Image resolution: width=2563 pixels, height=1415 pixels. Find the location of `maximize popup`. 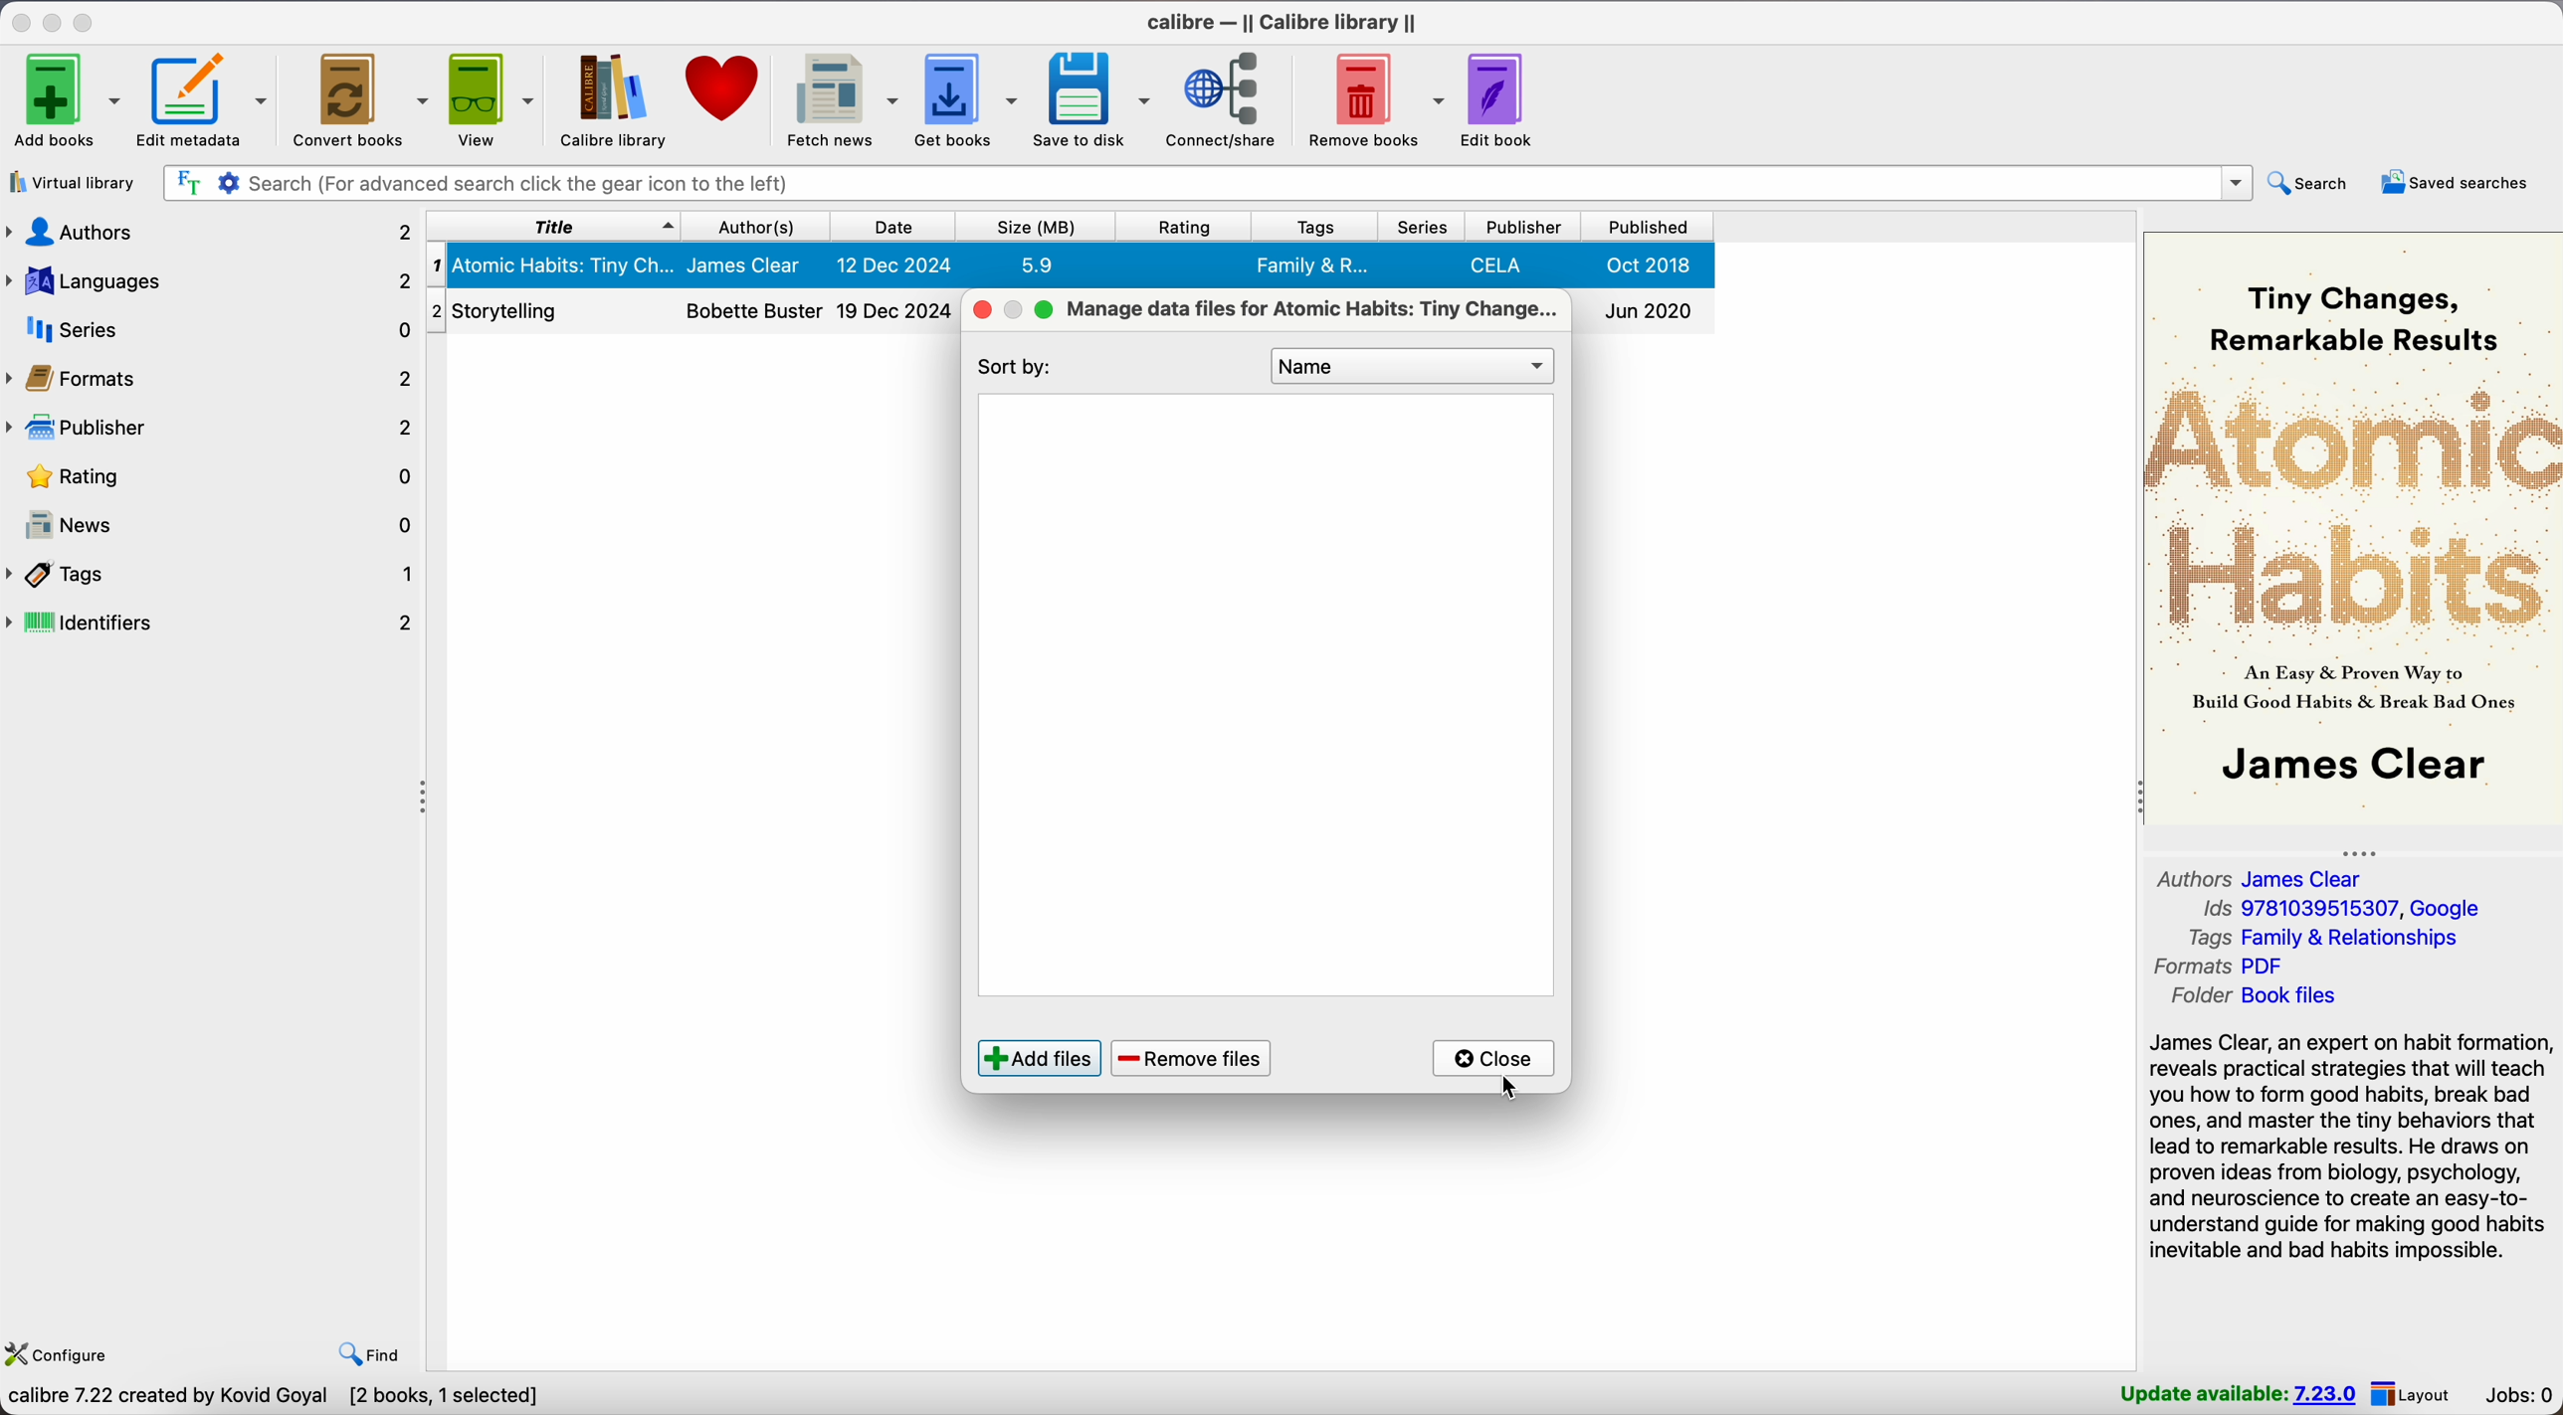

maximize popup is located at coordinates (1046, 309).